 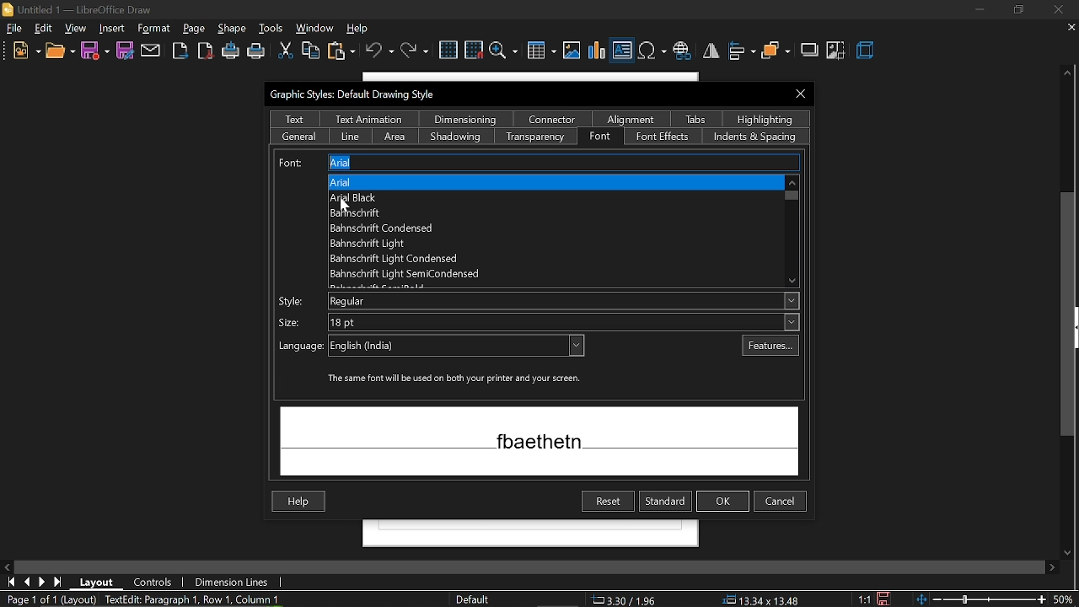 I want to click on connector, so click(x=551, y=119).